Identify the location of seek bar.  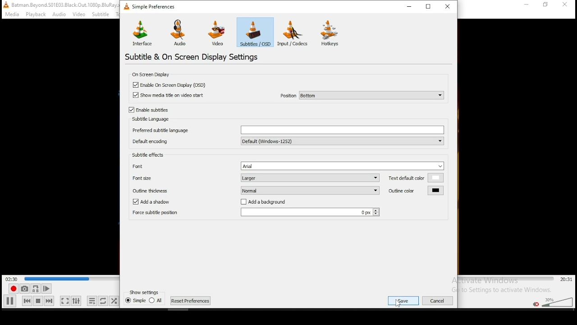
(506, 279).